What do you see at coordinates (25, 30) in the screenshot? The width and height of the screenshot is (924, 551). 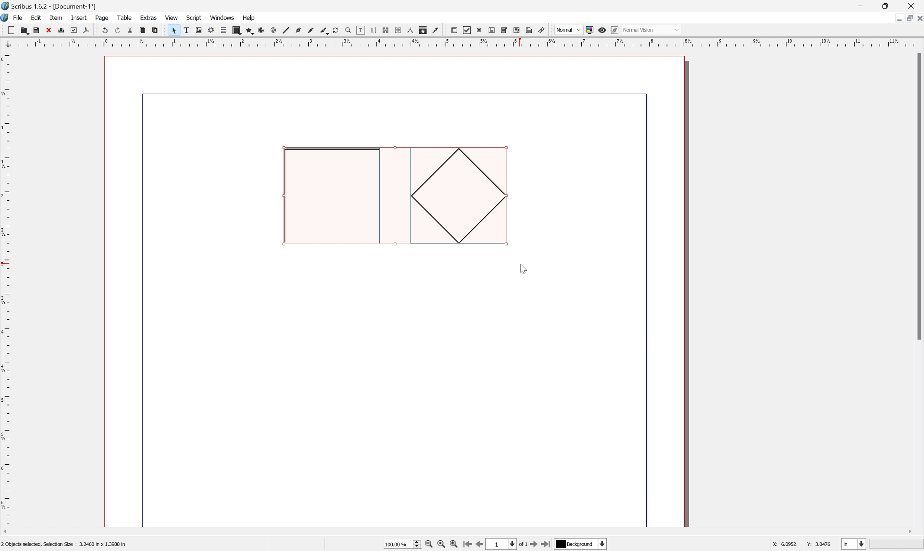 I see `open` at bounding box center [25, 30].